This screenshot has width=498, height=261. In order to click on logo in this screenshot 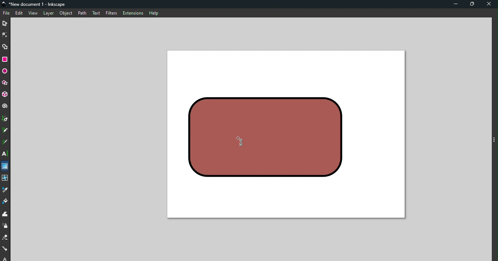, I will do `click(5, 4)`.